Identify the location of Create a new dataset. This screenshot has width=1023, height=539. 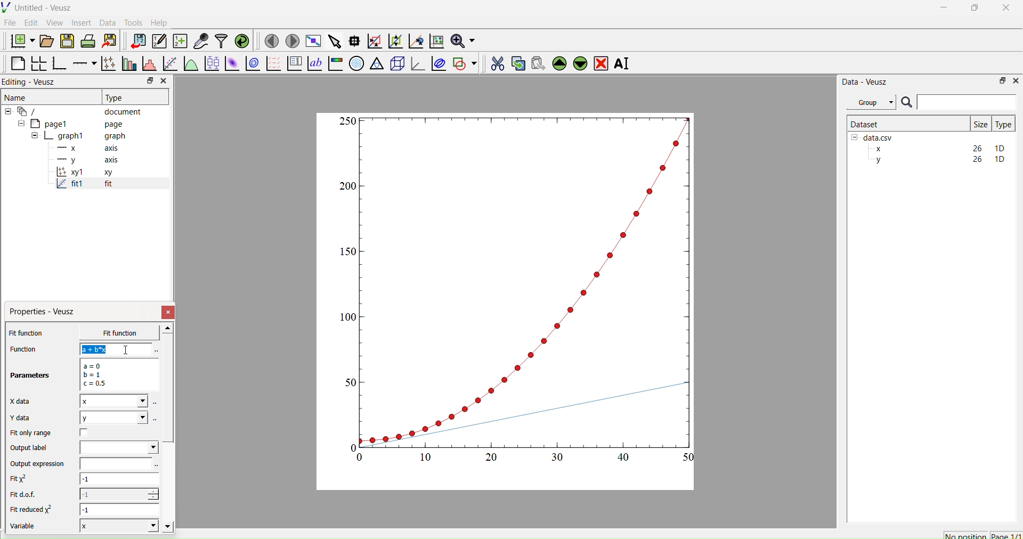
(180, 41).